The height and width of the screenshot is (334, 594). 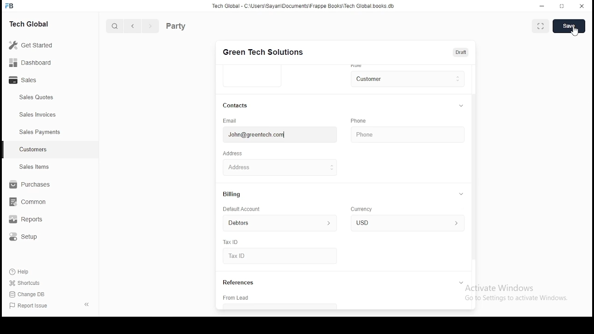 I want to click on get started, so click(x=32, y=45).